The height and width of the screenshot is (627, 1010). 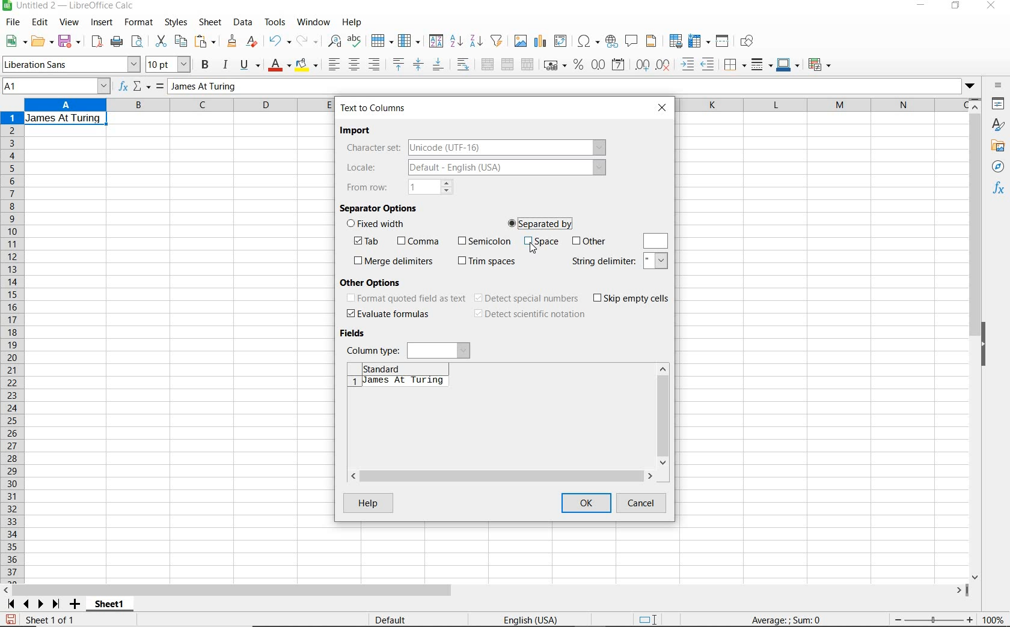 I want to click on zoom factor, so click(x=994, y=620).